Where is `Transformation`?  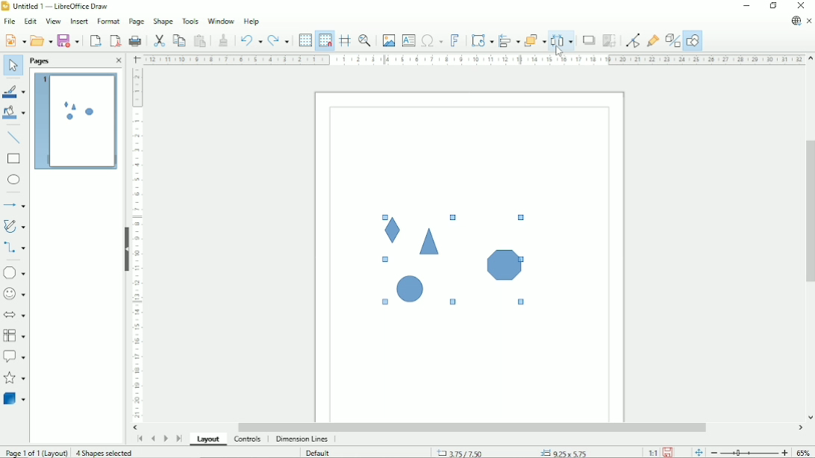
Transformation is located at coordinates (482, 40).